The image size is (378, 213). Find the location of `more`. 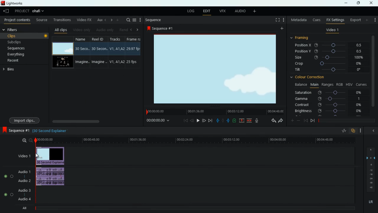

more is located at coordinates (141, 20).